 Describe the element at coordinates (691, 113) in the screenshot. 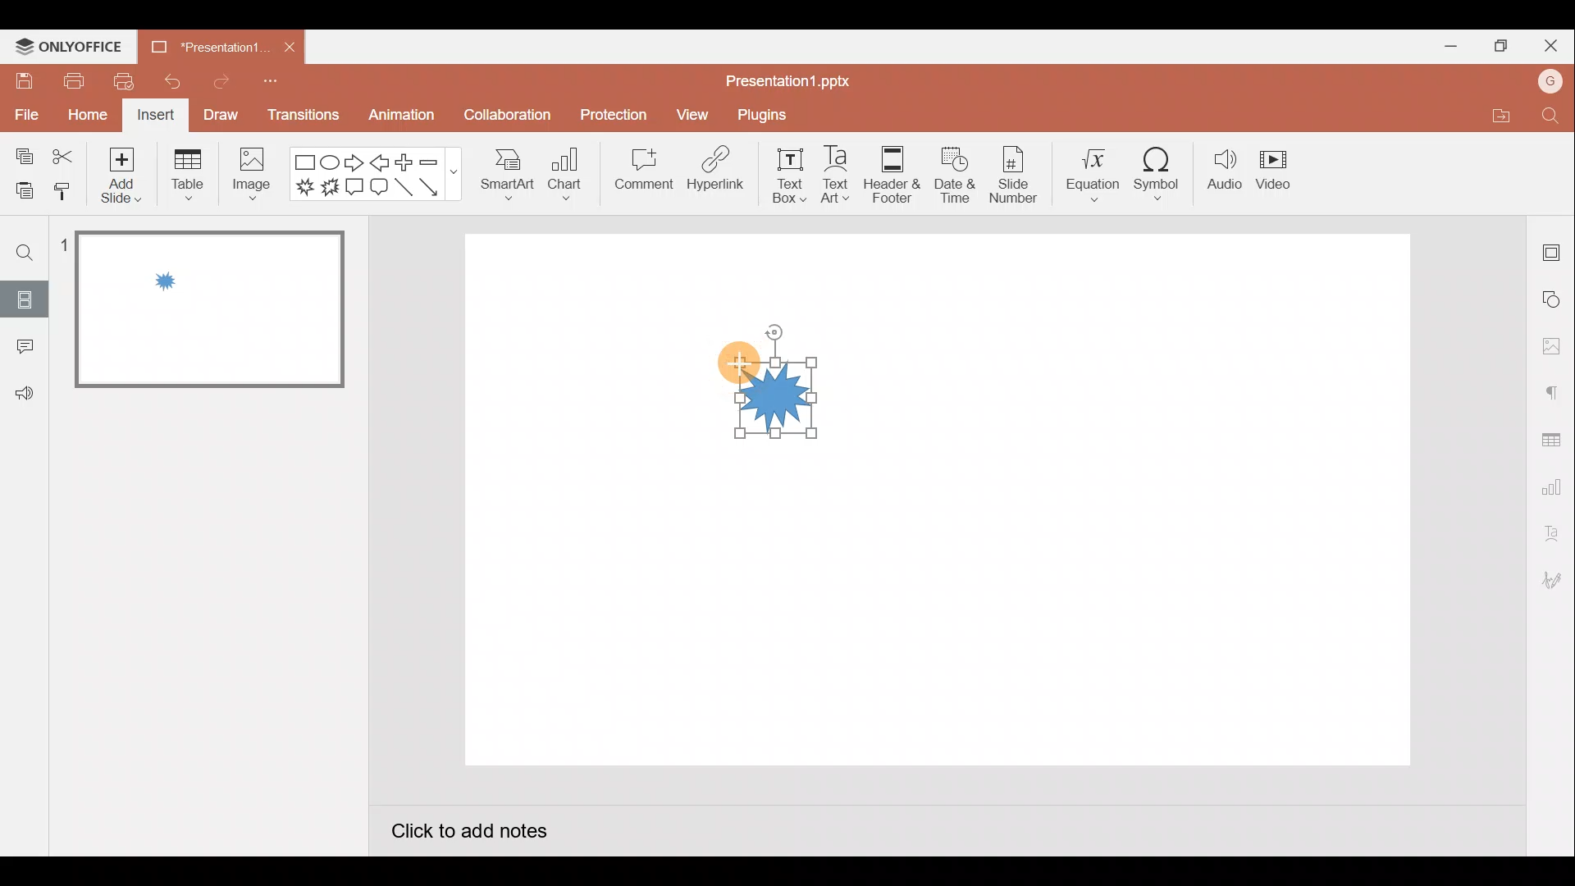

I see `View` at that location.